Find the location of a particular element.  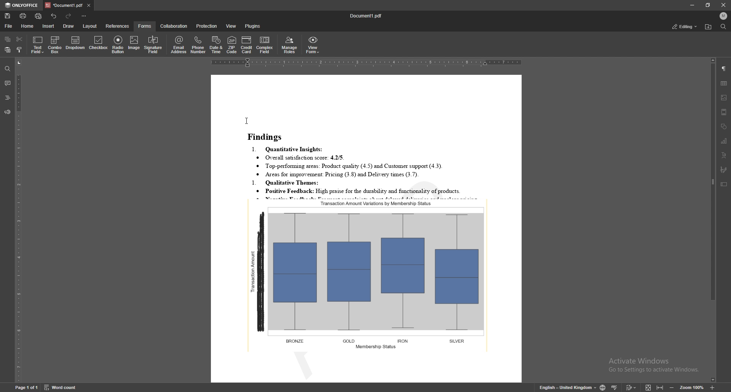

email address is located at coordinates (179, 44).